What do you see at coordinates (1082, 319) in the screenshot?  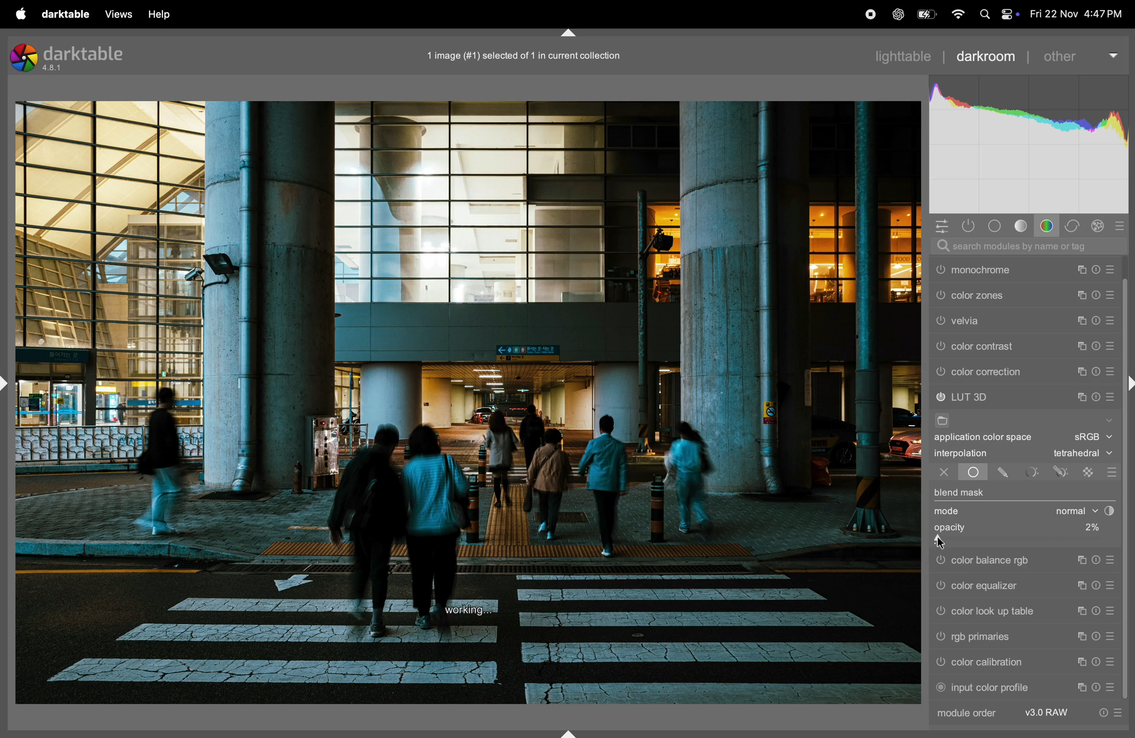 I see `multiple intance actions` at bounding box center [1082, 319].